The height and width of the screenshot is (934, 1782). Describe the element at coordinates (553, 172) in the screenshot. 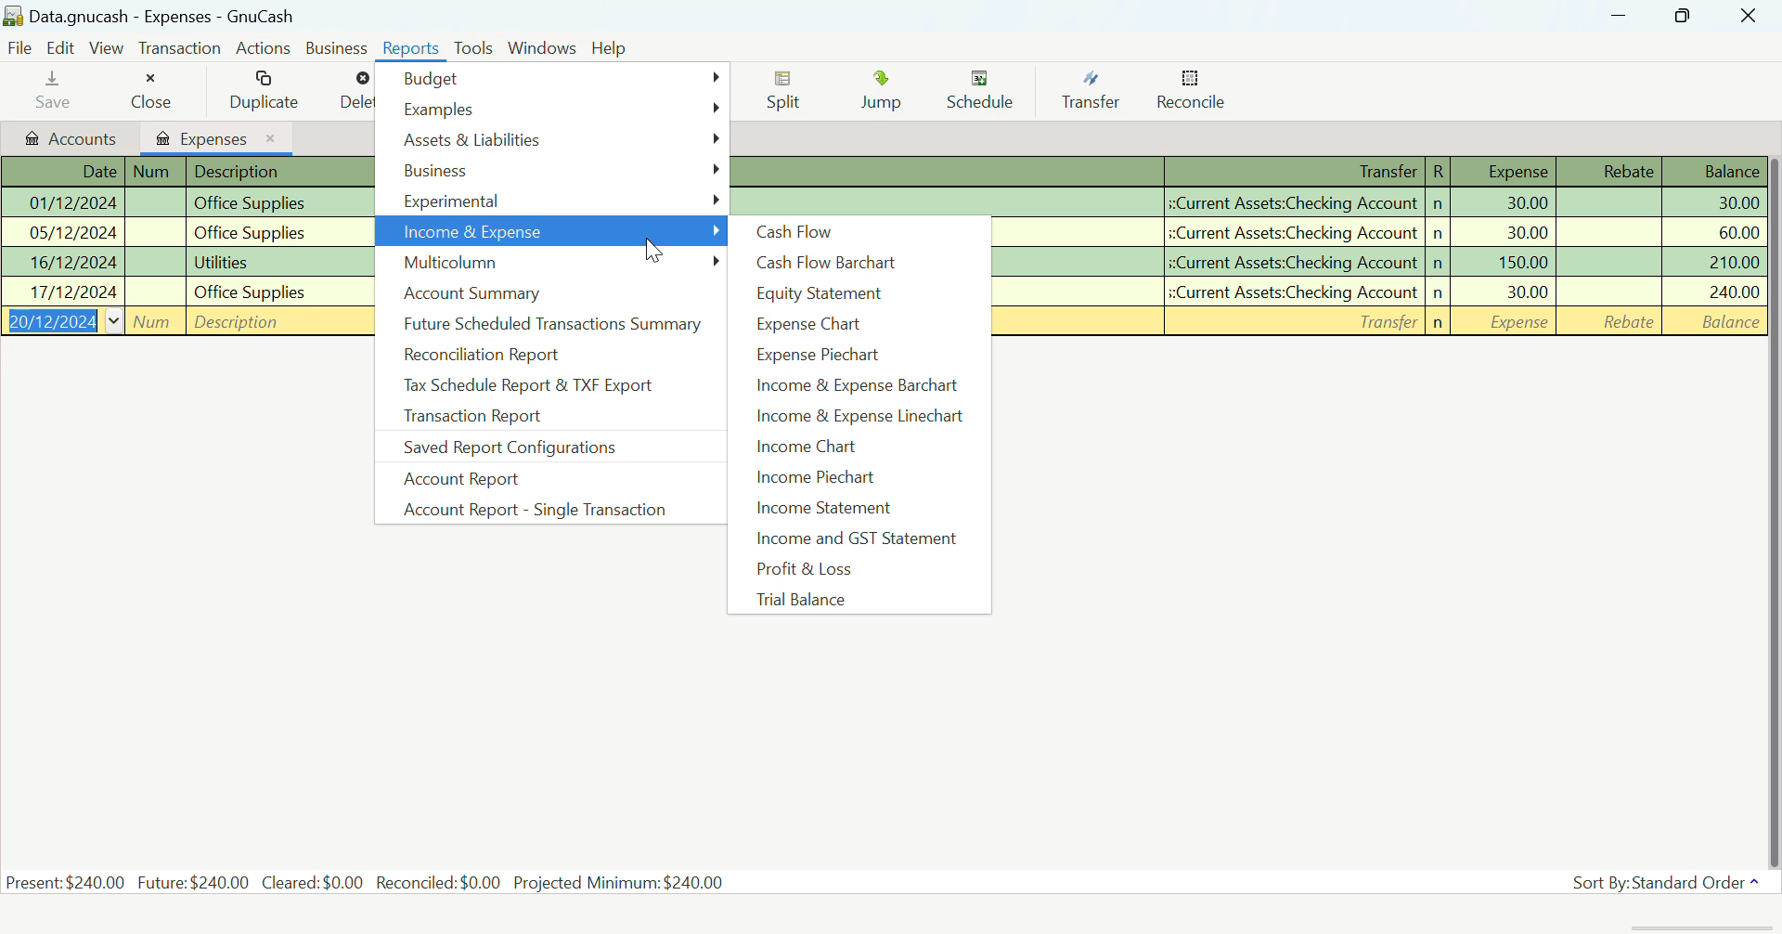

I see `Business` at that location.